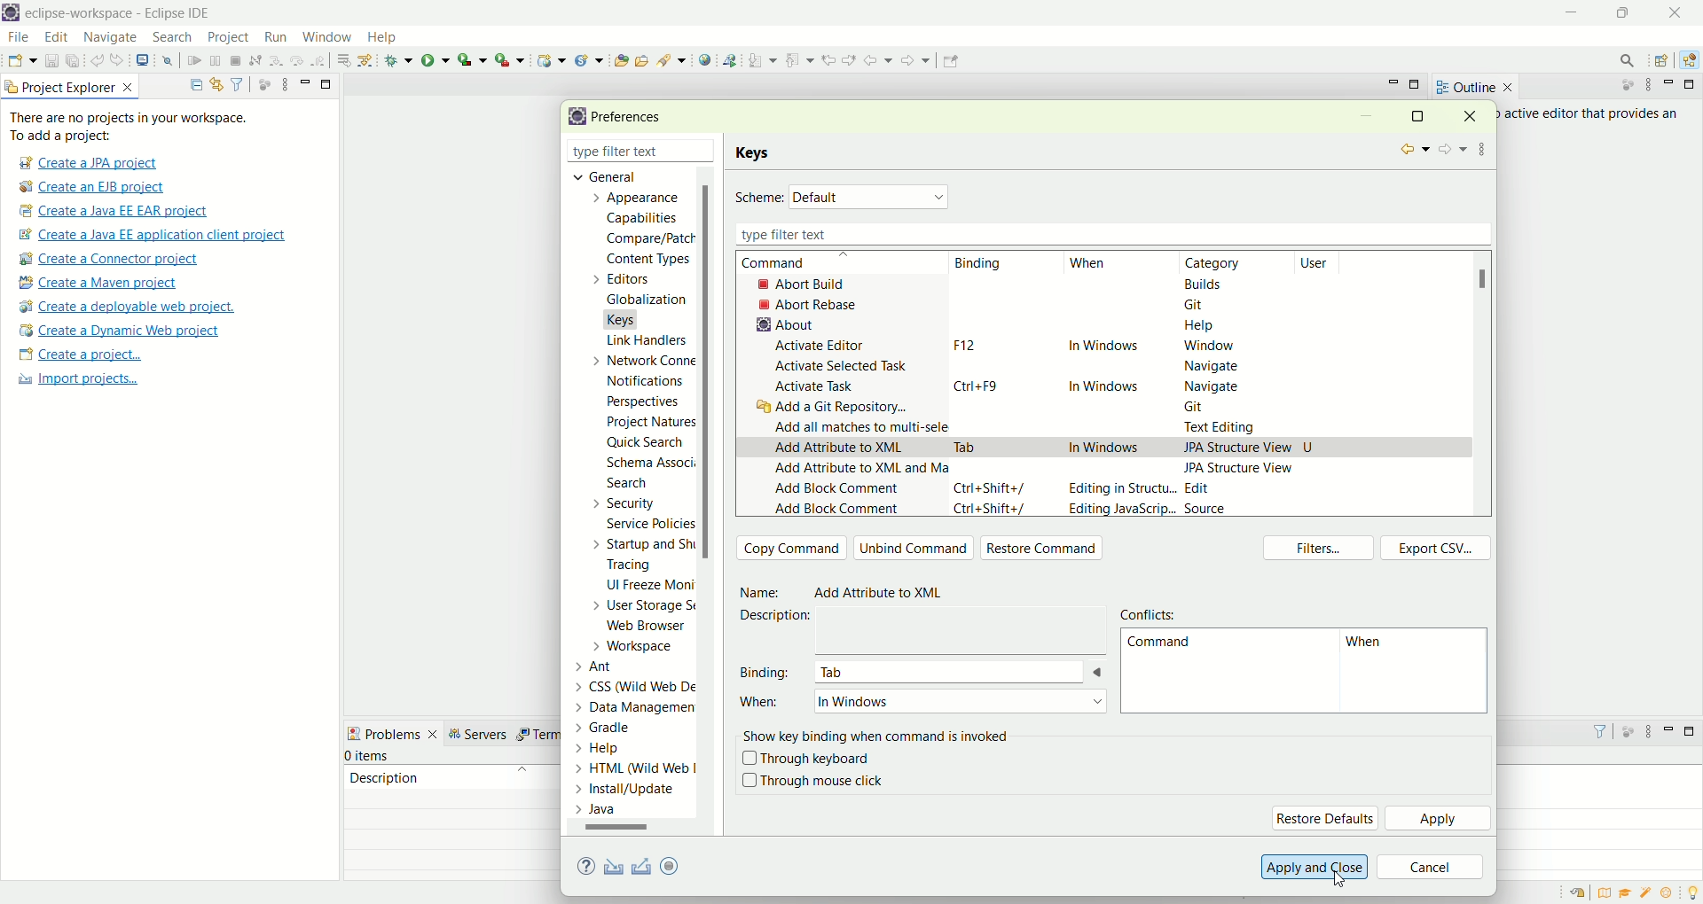 This screenshot has height=904, width=1703. What do you see at coordinates (589, 868) in the screenshot?
I see `help` at bounding box center [589, 868].